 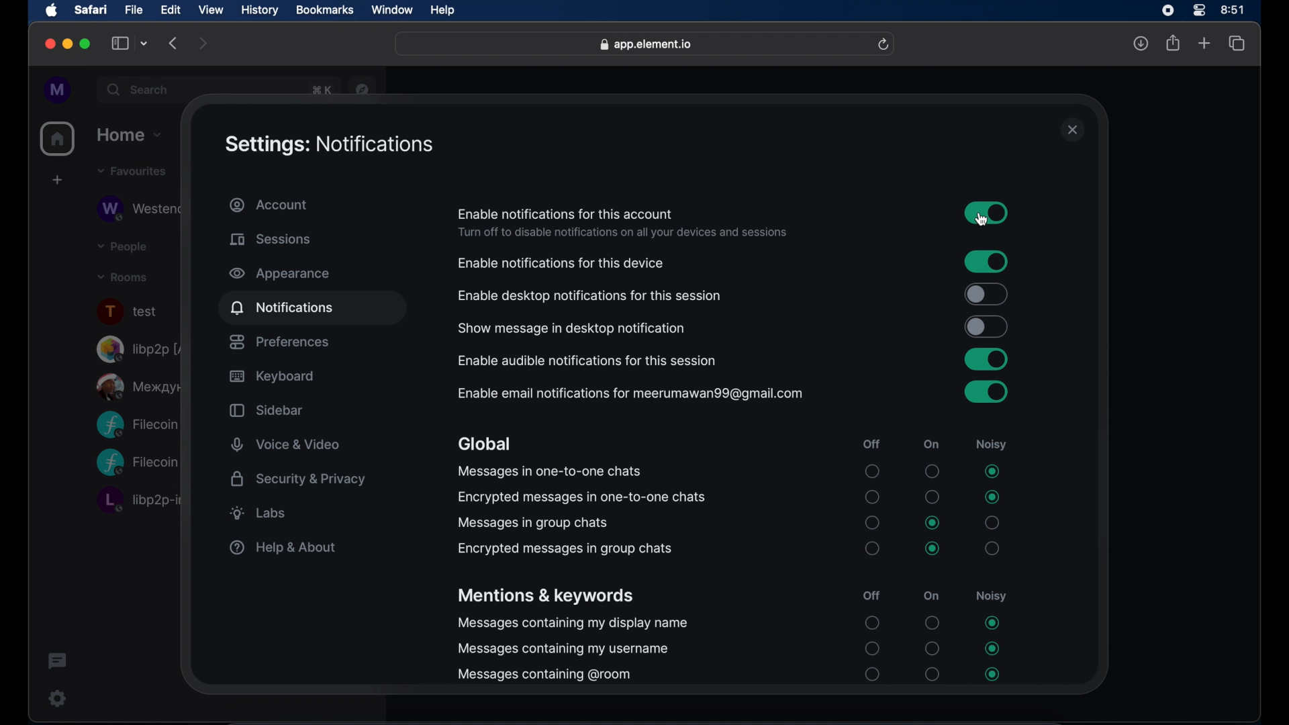 I want to click on notifications, so click(x=284, y=308).